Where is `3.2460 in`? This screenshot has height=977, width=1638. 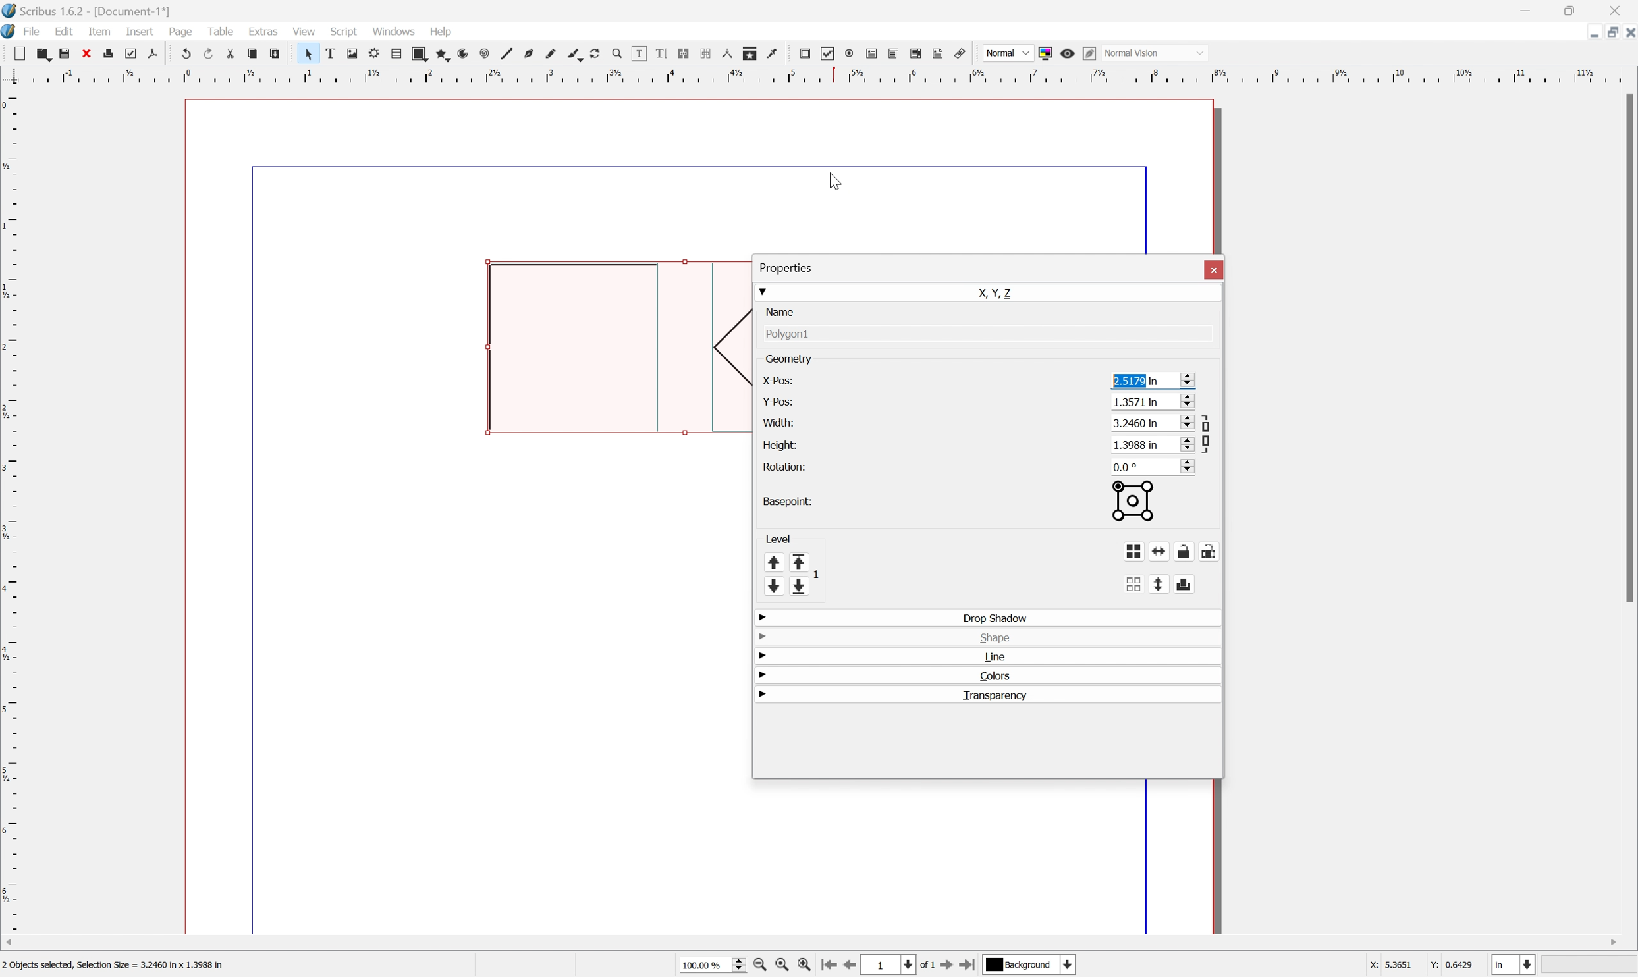
3.2460 in is located at coordinates (1148, 422).